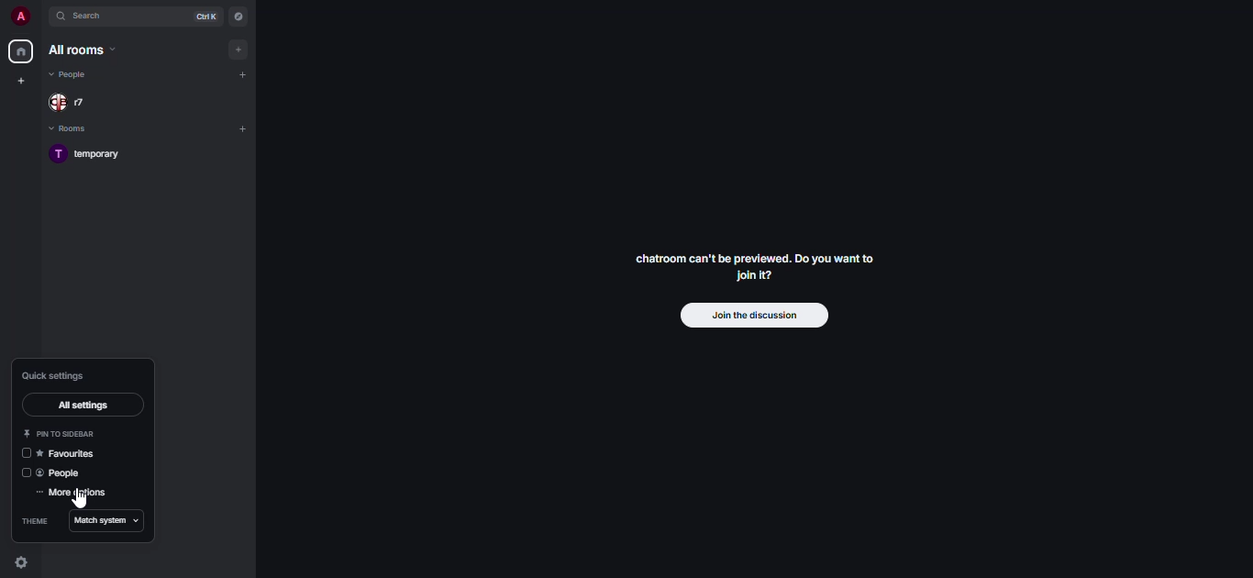 This screenshot has width=1253, height=578. What do you see at coordinates (111, 521) in the screenshot?
I see `match system` at bounding box center [111, 521].